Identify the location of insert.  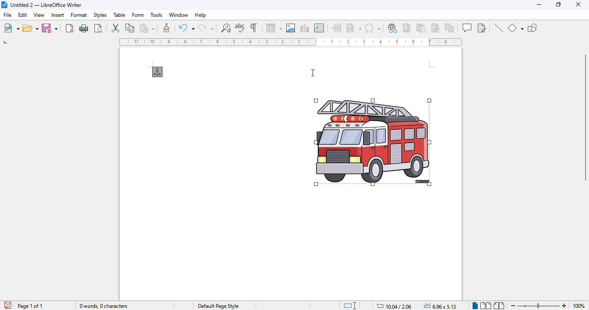
(58, 15).